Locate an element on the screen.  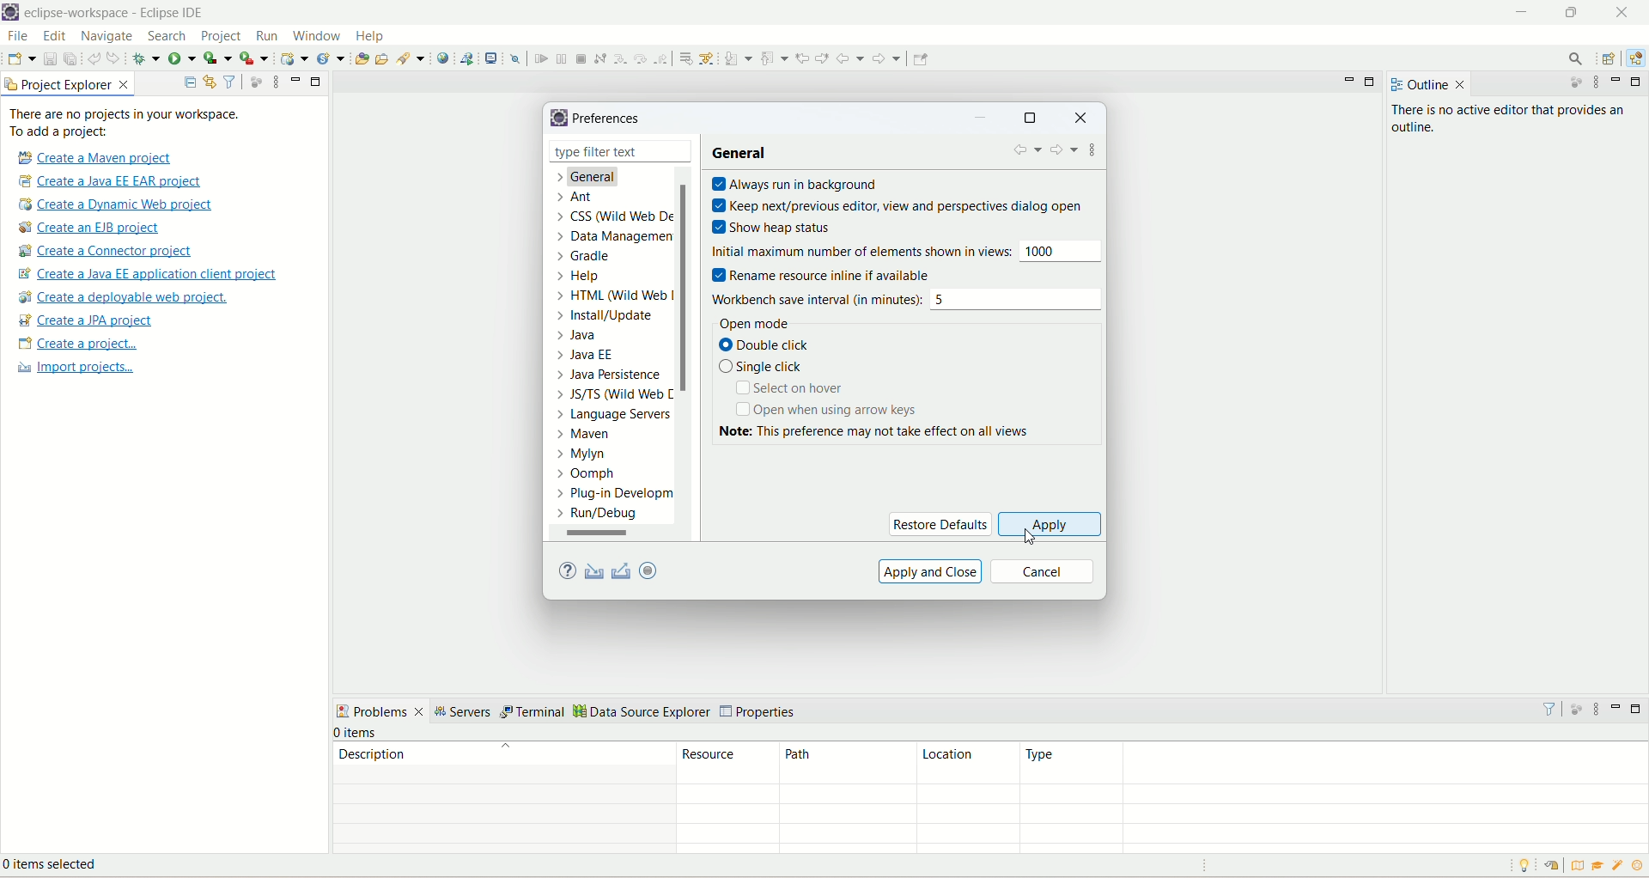
view menu is located at coordinates (271, 83).